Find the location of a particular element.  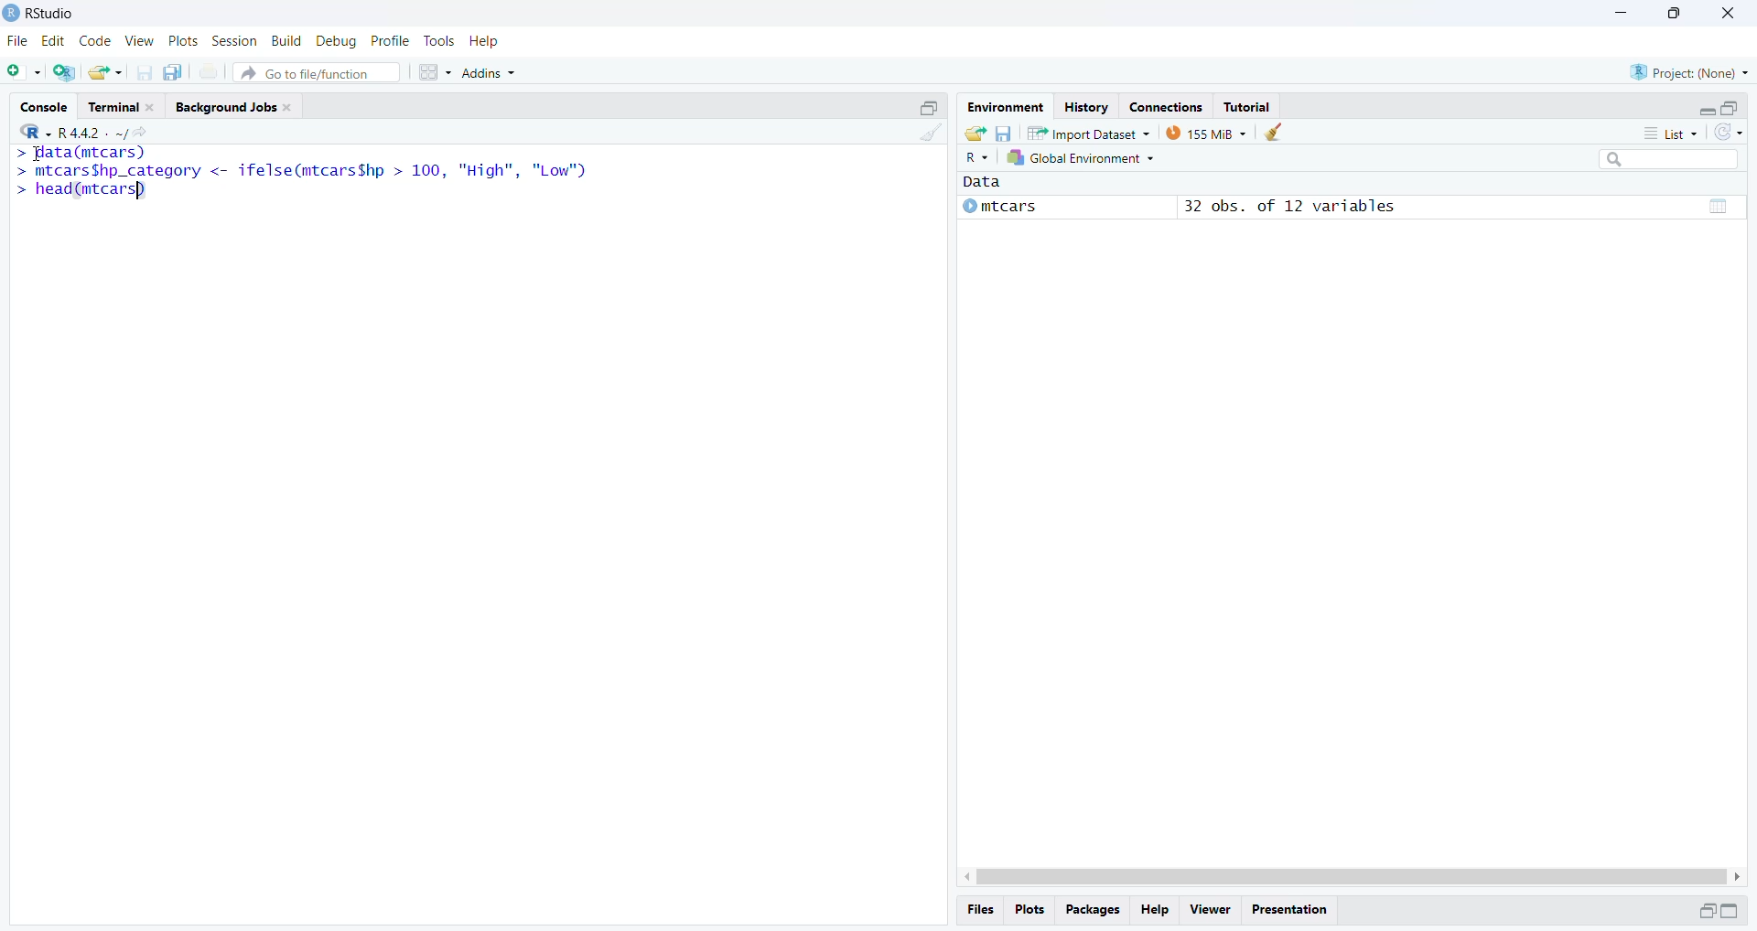

R is located at coordinates (978, 158).